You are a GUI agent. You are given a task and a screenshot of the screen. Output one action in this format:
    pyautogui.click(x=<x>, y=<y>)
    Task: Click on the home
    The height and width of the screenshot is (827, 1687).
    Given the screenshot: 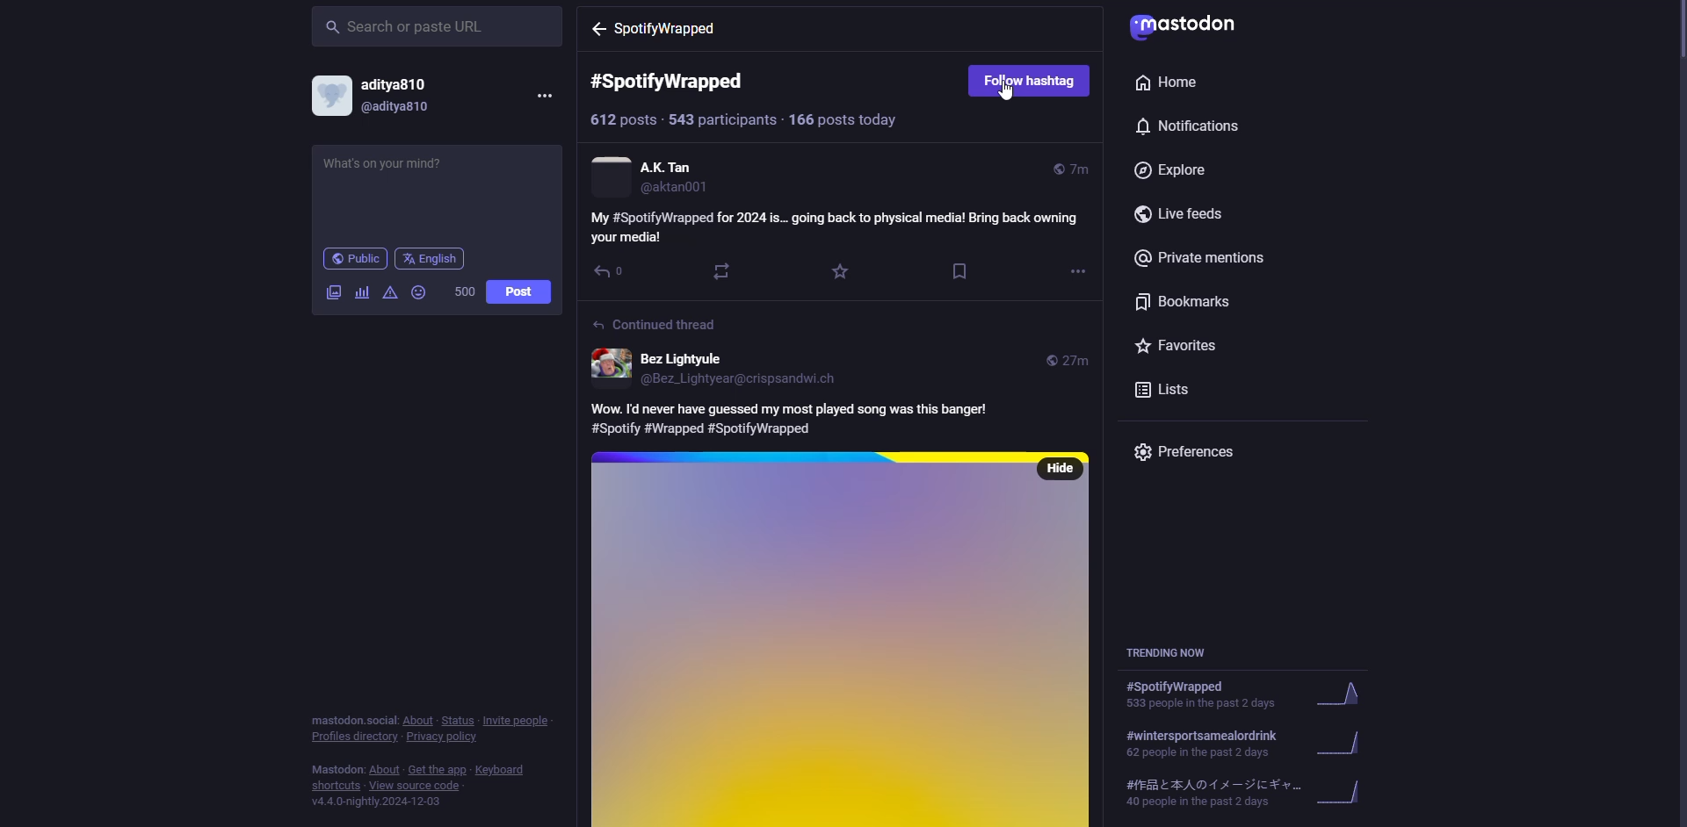 What is the action you would take?
    pyautogui.click(x=1163, y=83)
    